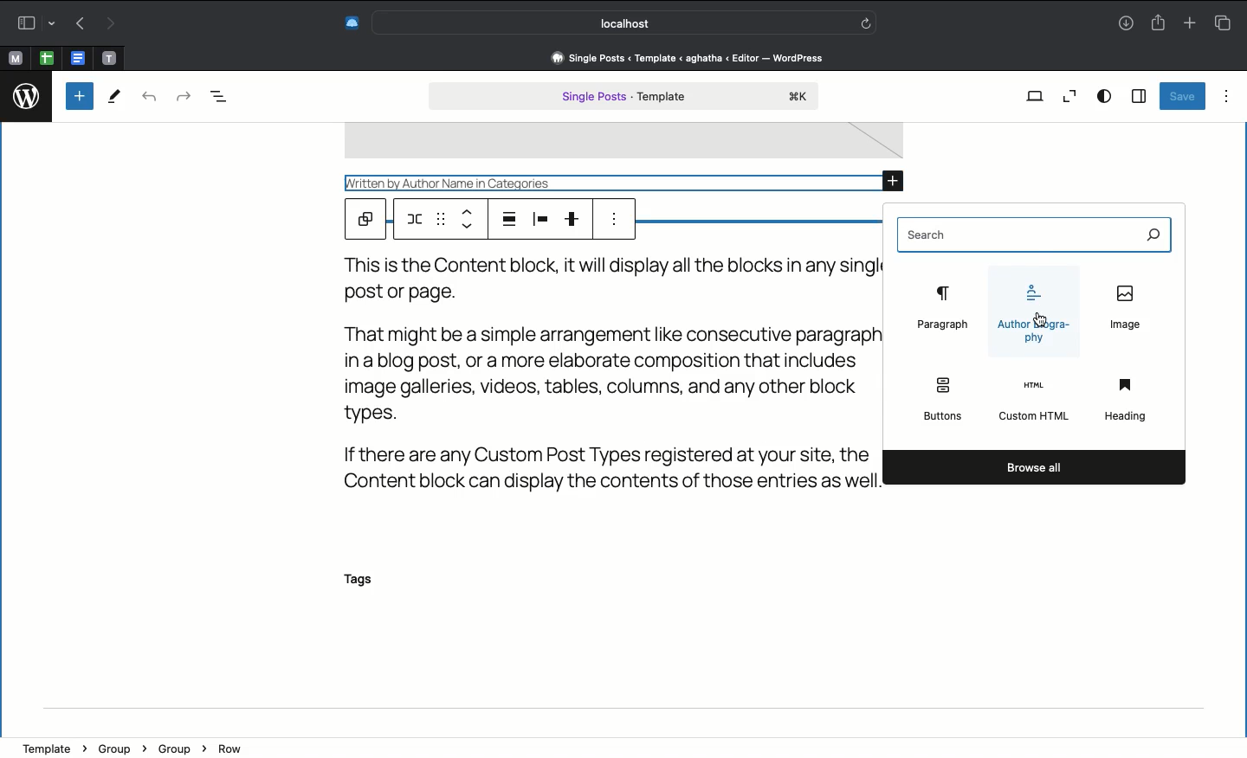 The width and height of the screenshot is (1247, 758). I want to click on cursor, so click(1042, 317).